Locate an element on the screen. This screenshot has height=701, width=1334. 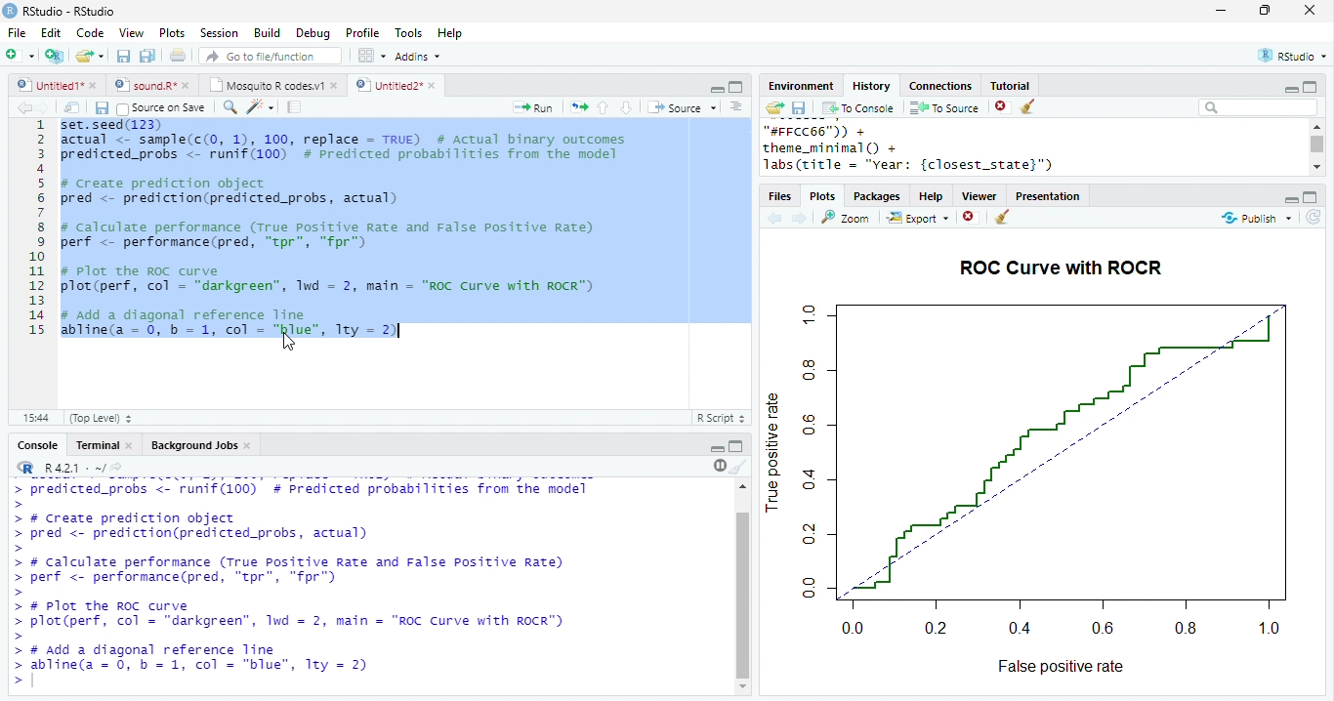
Mosquito R codes.v1 is located at coordinates (267, 85).